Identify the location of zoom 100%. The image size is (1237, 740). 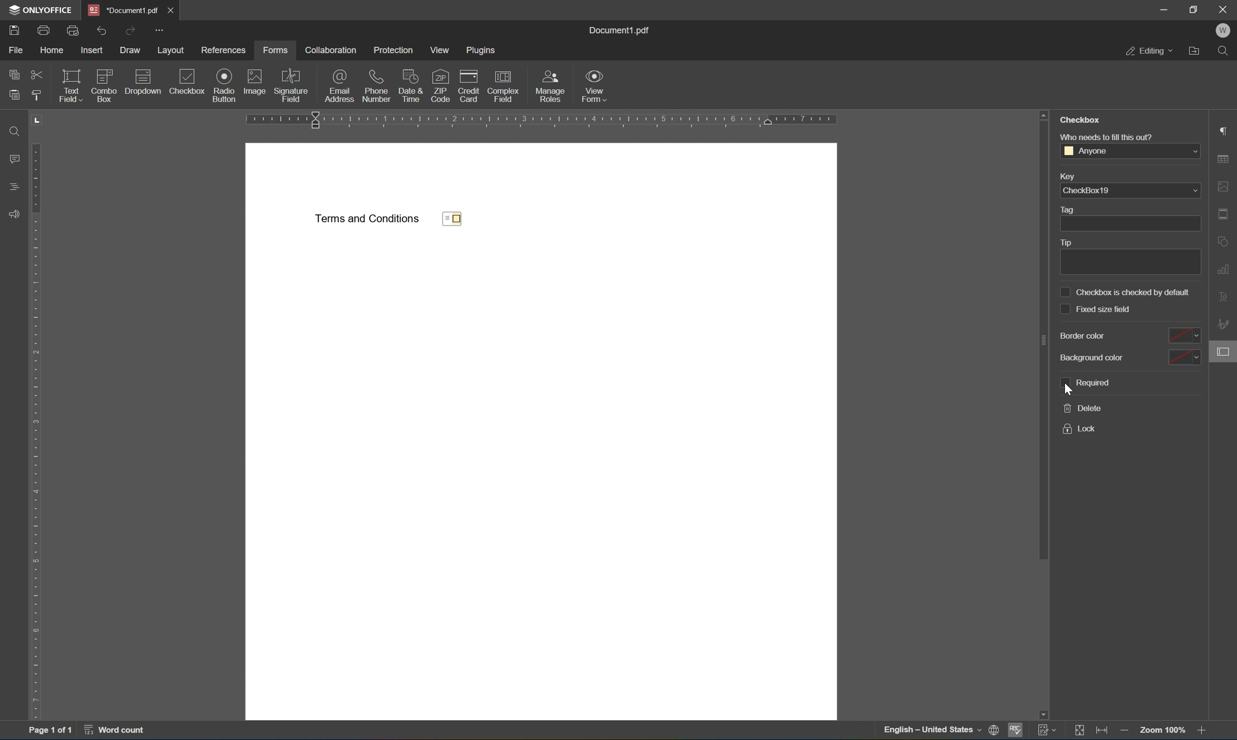
(1164, 731).